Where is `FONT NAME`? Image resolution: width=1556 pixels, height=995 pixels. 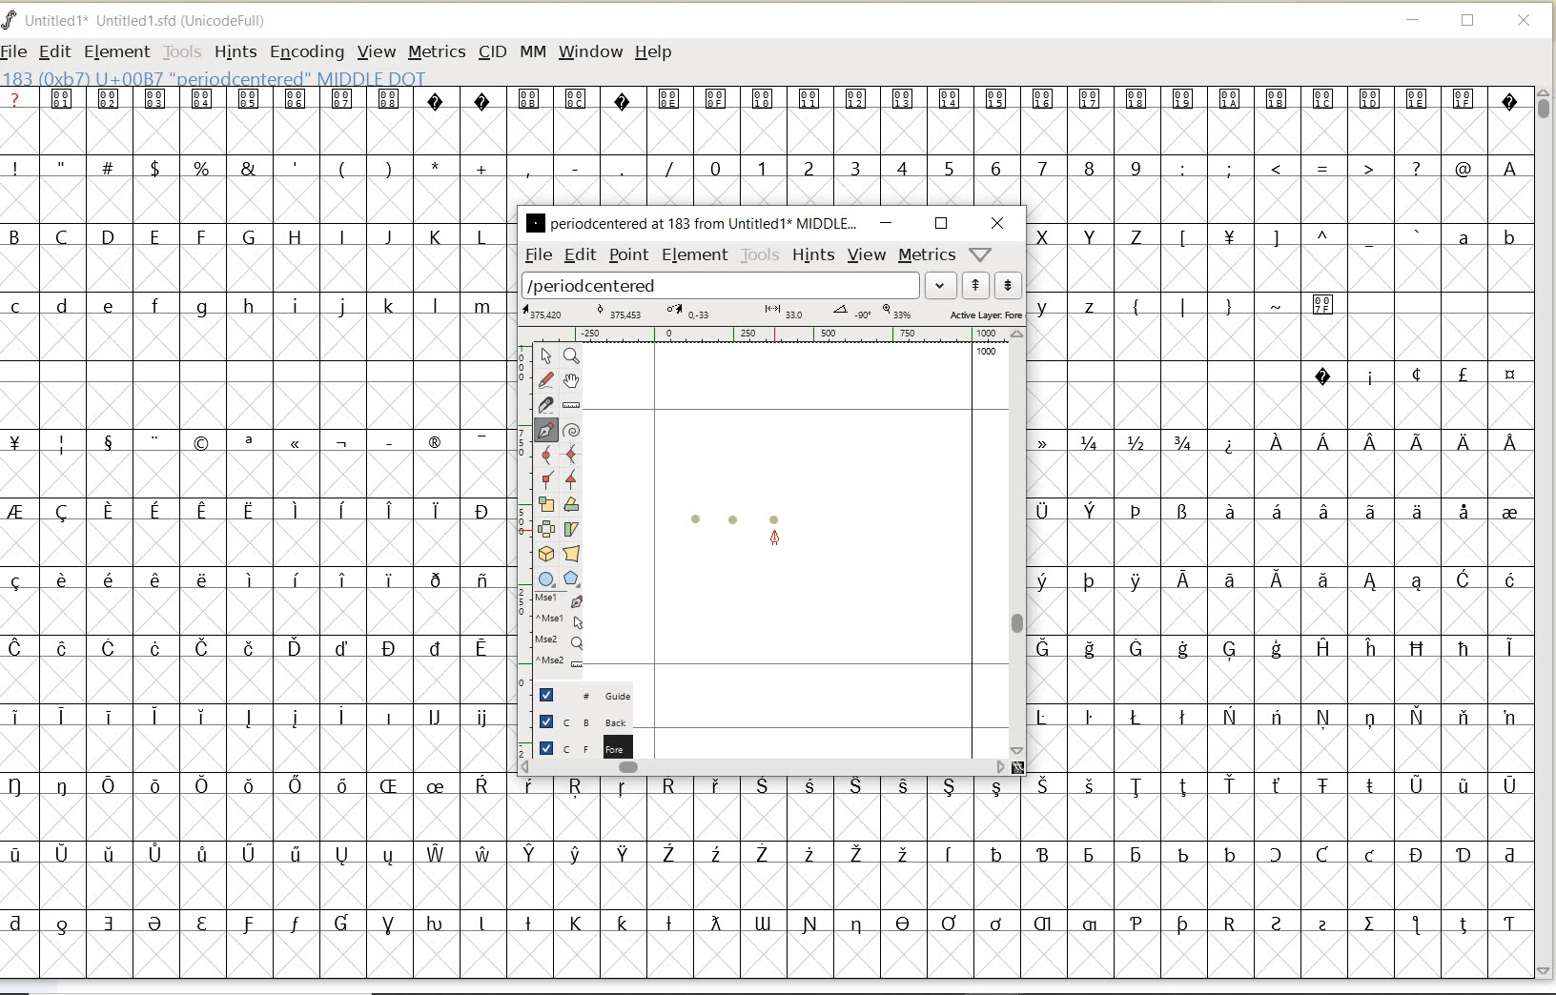 FONT NAME is located at coordinates (149, 21).